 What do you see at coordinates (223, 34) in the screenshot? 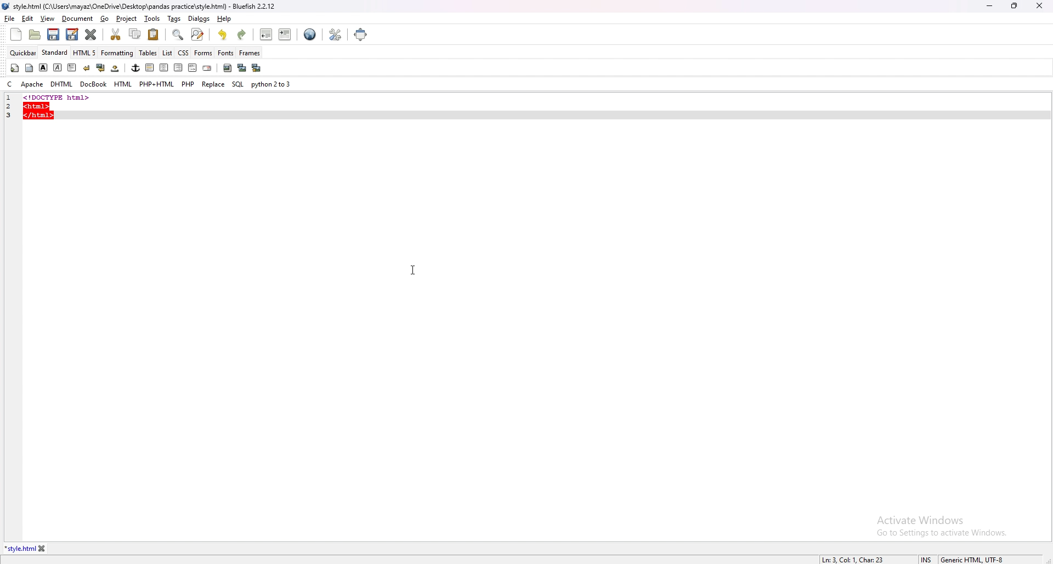
I see `undo` at bounding box center [223, 34].